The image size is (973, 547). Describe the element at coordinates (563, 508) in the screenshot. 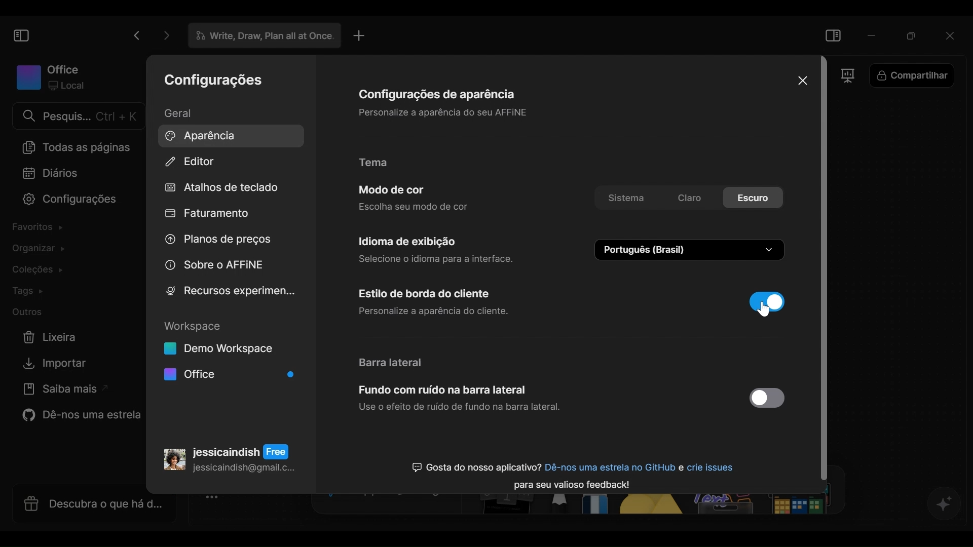

I see `Pen` at that location.